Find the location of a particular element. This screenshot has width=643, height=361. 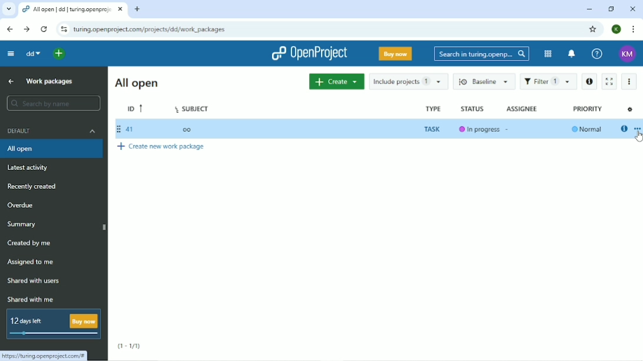

cursor is located at coordinates (637, 138).